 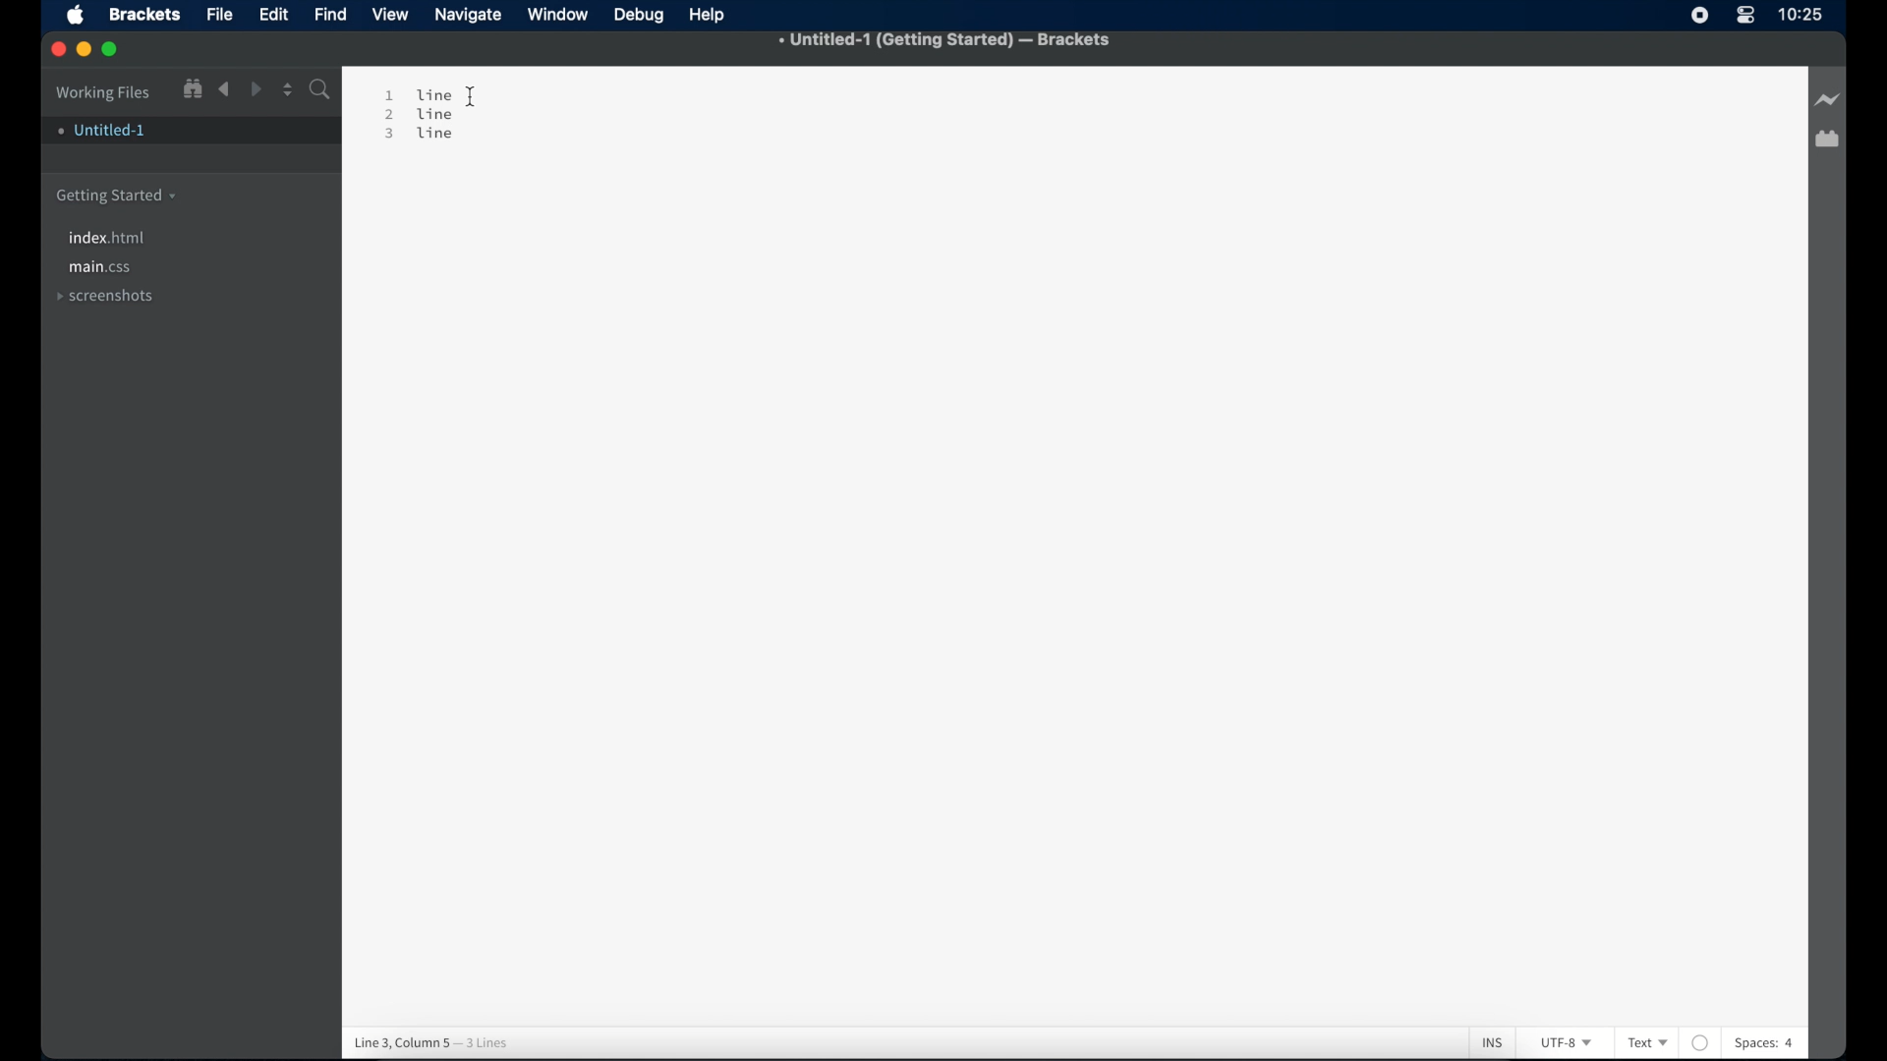 What do you see at coordinates (470, 16) in the screenshot?
I see `navigate` at bounding box center [470, 16].